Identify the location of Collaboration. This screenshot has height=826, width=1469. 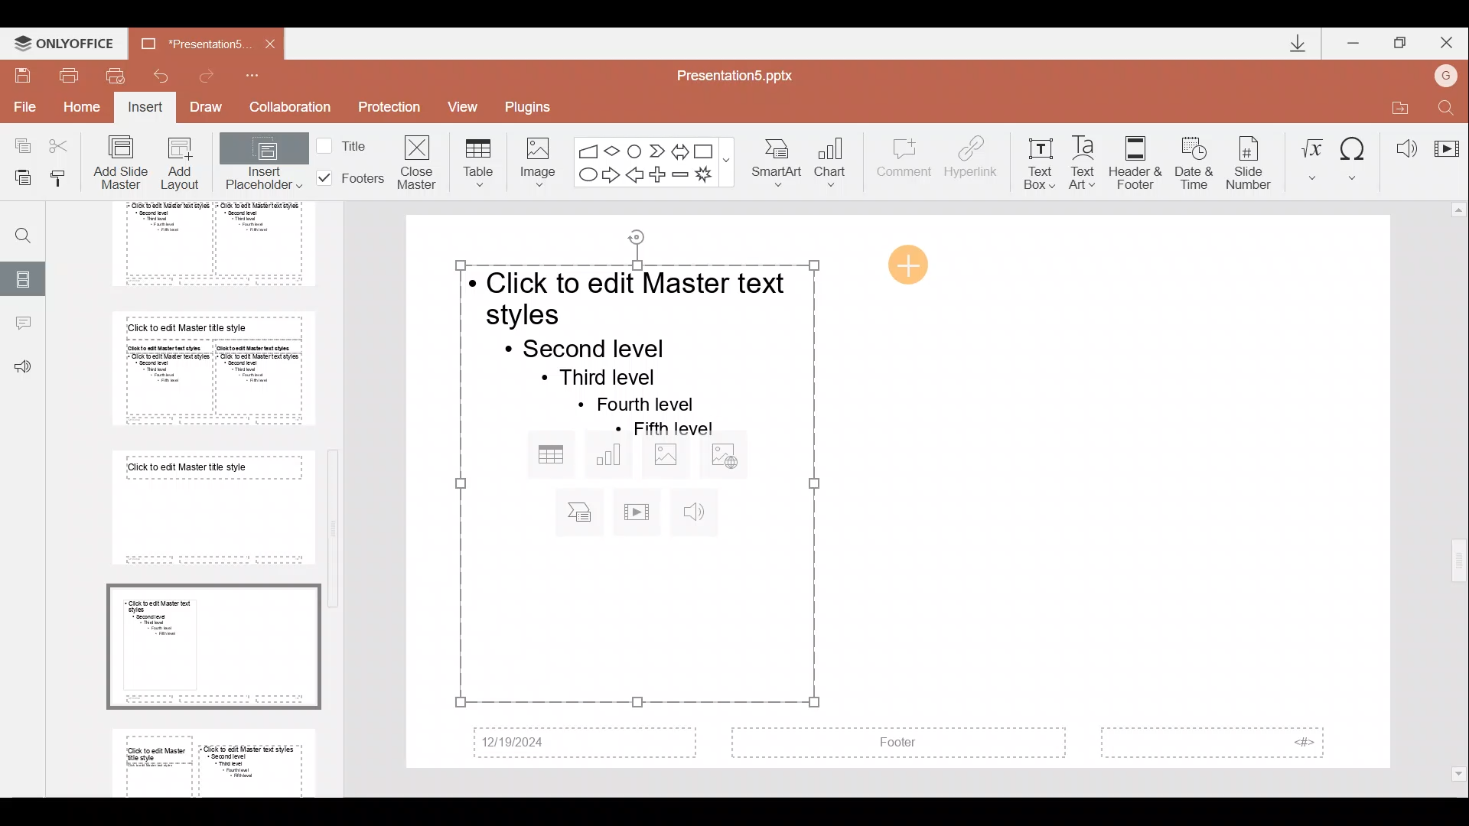
(290, 107).